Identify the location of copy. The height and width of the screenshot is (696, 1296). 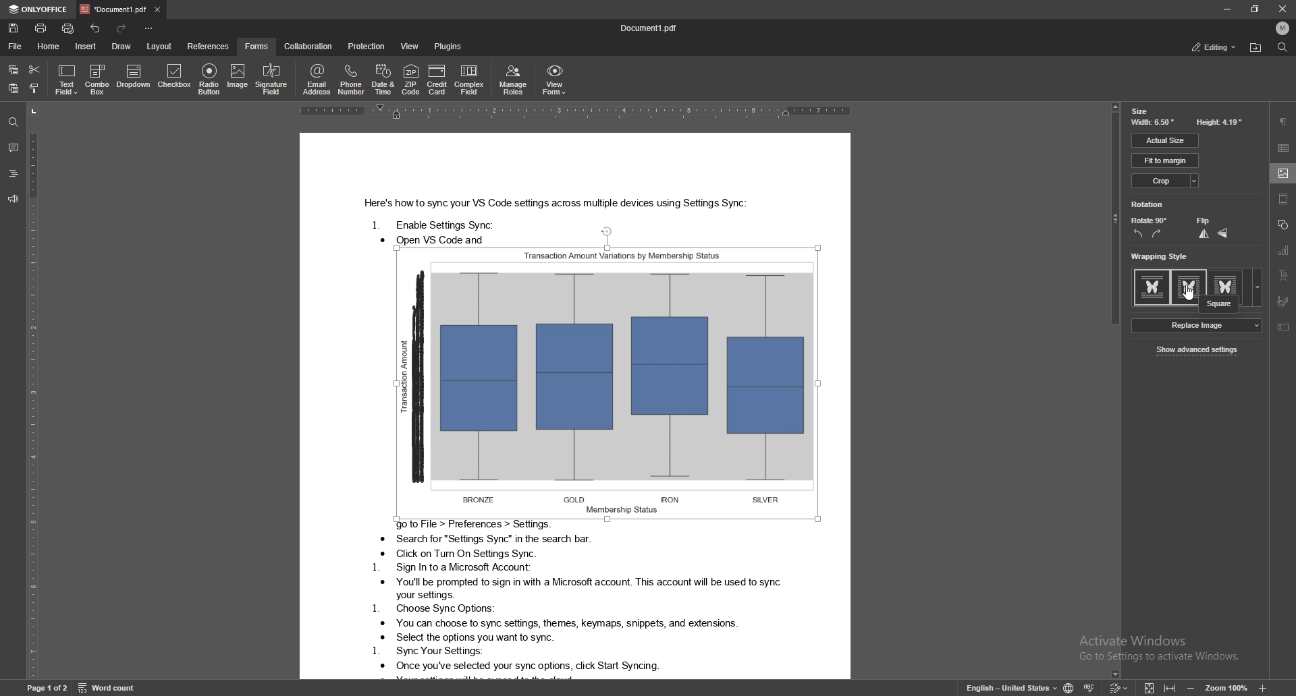
(15, 69).